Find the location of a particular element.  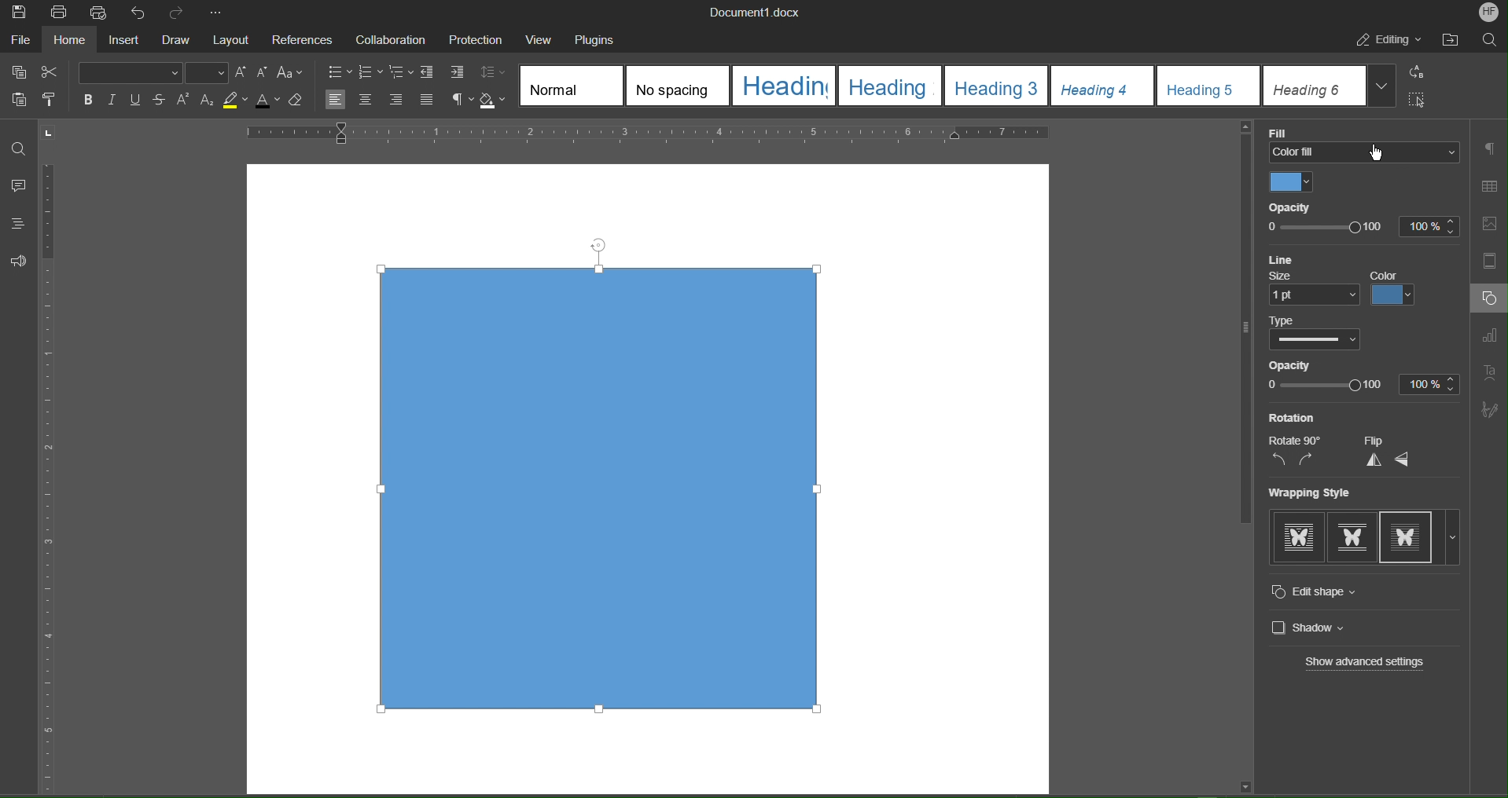

Shape (selected) is located at coordinates (606, 471).